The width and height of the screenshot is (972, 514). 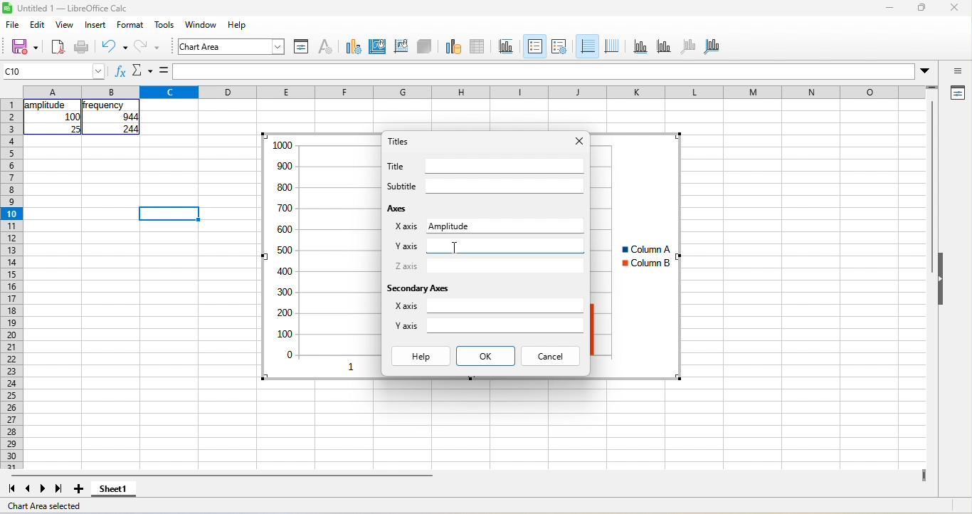 What do you see at coordinates (130, 129) in the screenshot?
I see `244` at bounding box center [130, 129].